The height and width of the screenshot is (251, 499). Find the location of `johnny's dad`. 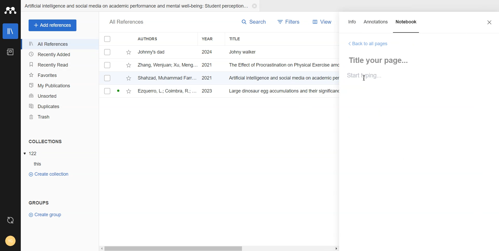

johnny's dad is located at coordinates (168, 51).